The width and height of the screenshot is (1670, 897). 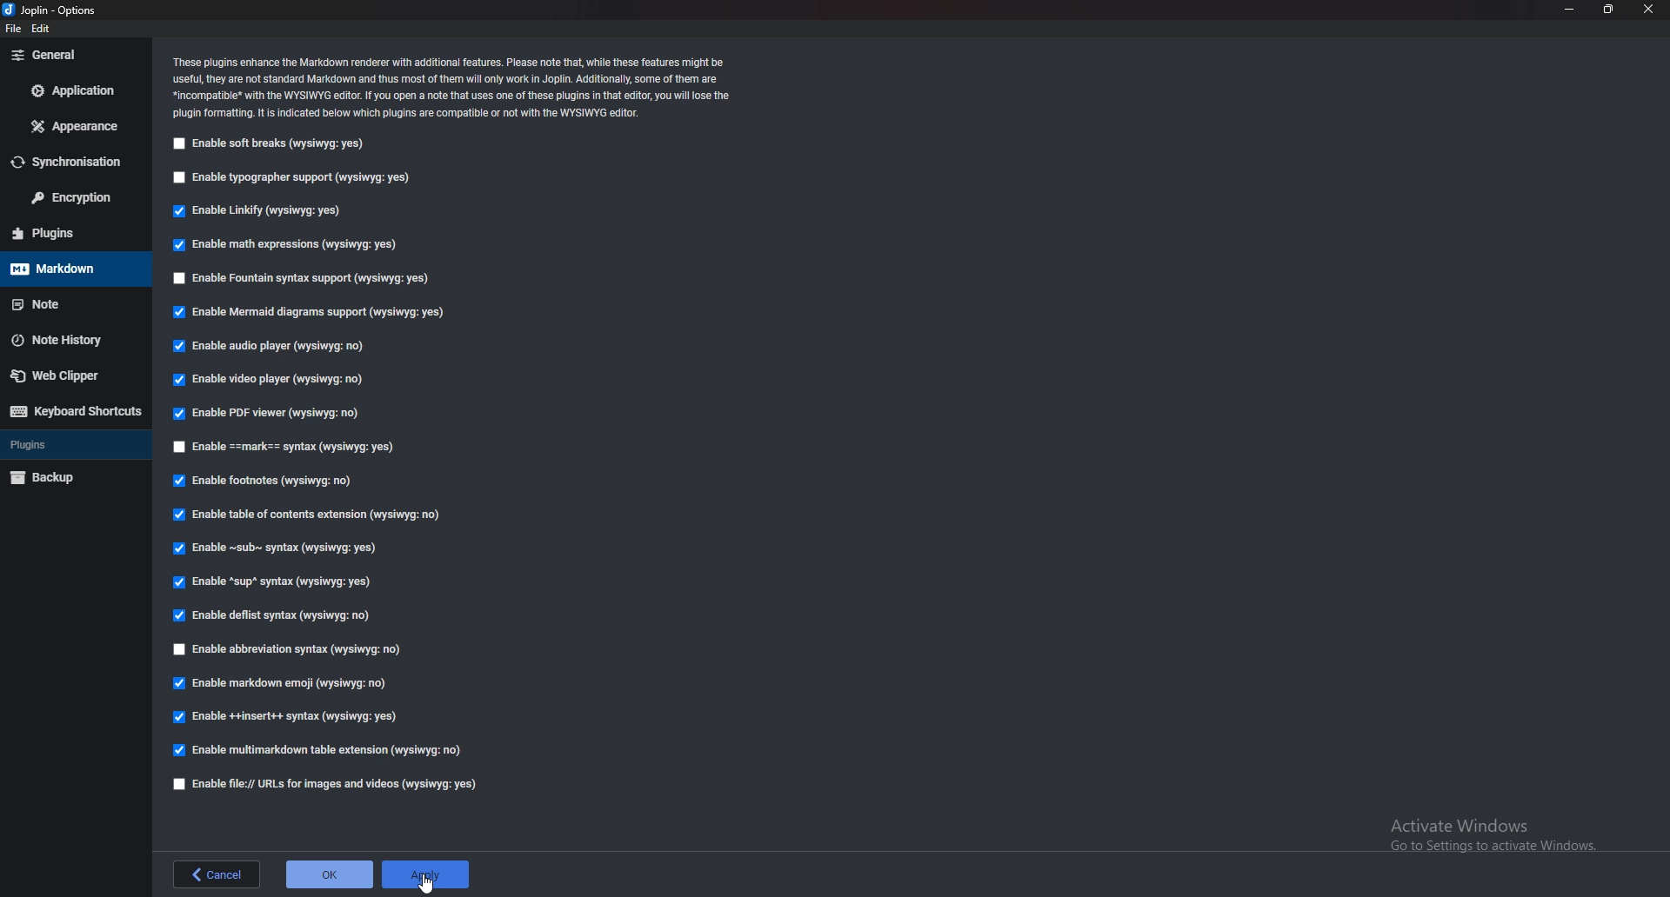 What do you see at coordinates (271, 615) in the screenshot?
I see `enable deflist syntax` at bounding box center [271, 615].